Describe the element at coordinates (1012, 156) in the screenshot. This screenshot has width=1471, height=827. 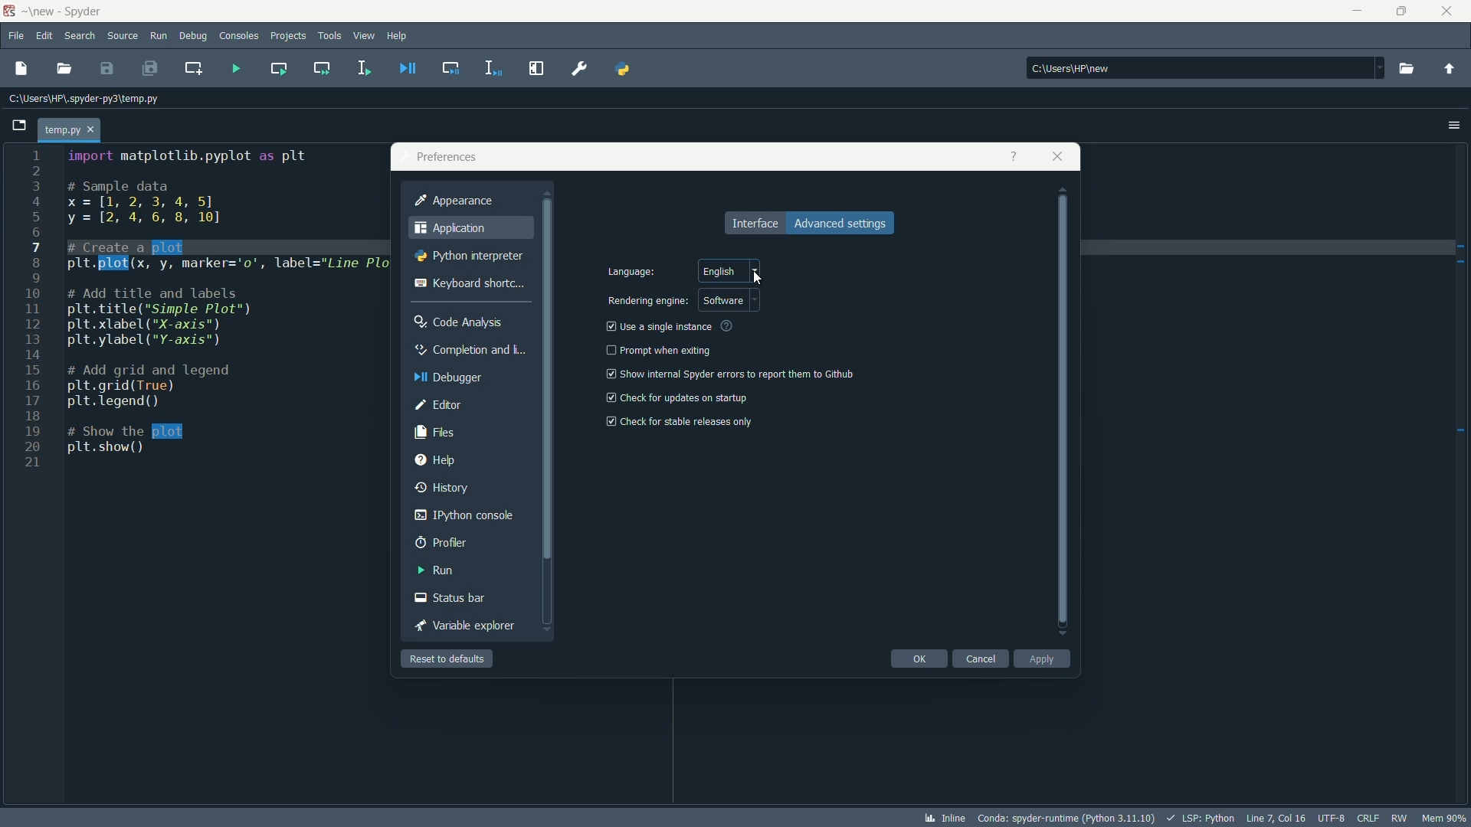
I see `get help` at that location.